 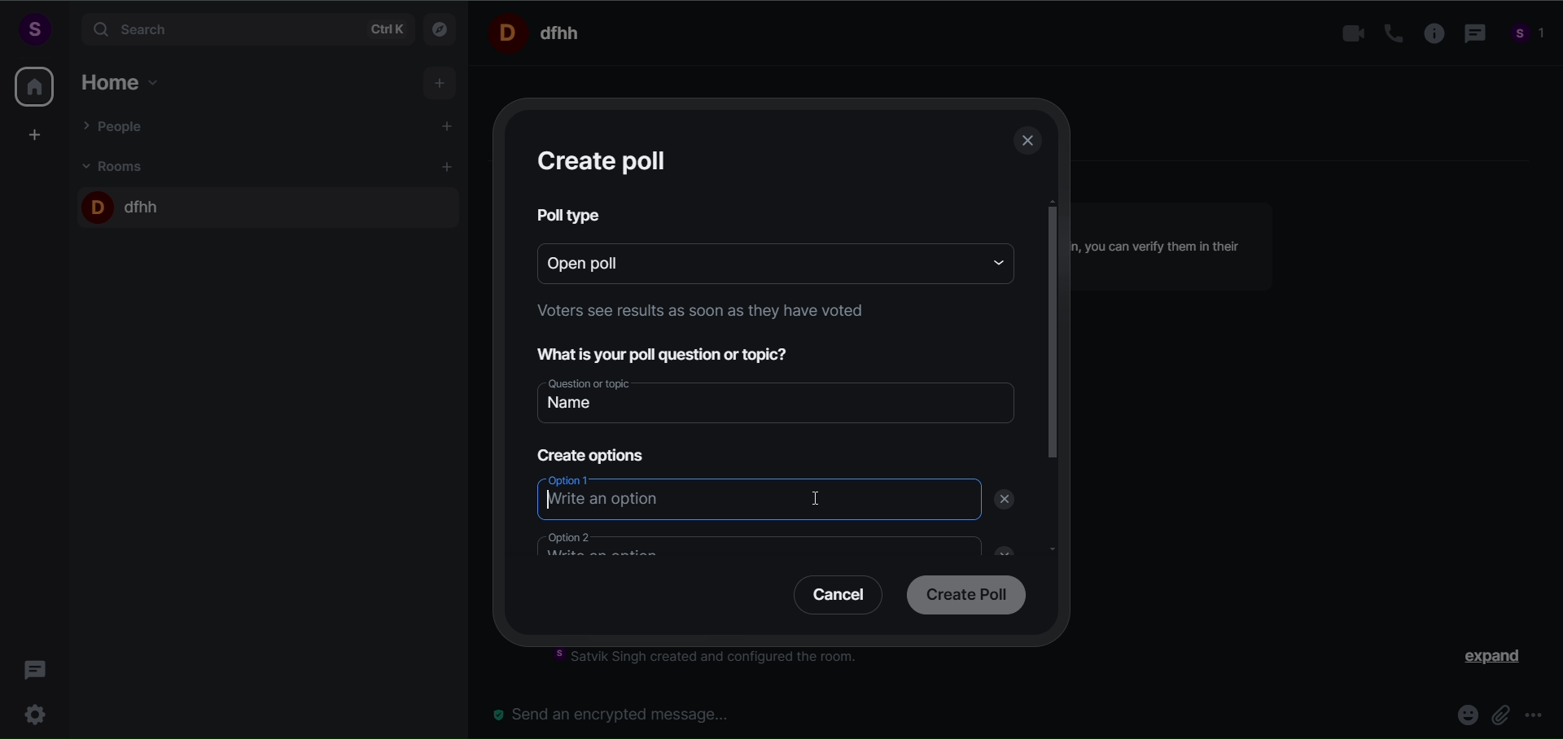 I want to click on remove, so click(x=1008, y=500).